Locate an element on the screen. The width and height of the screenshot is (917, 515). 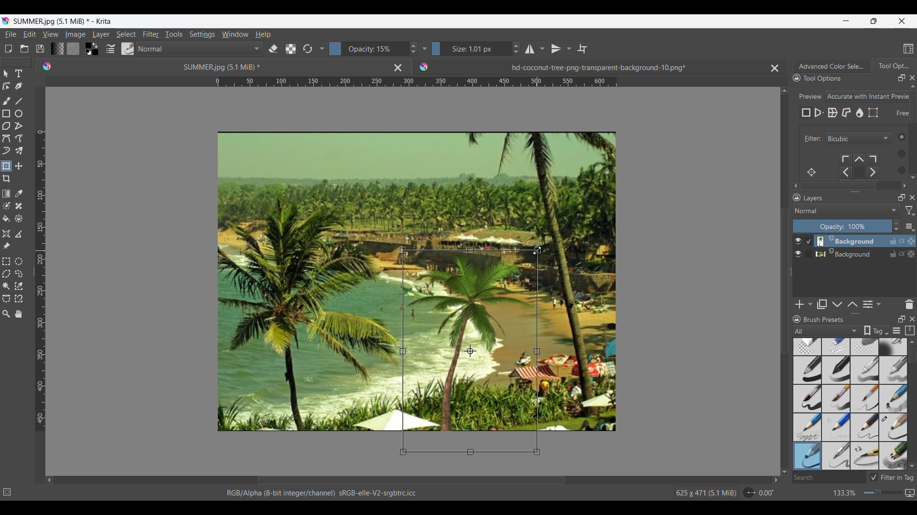
Rectangle tool is located at coordinates (6, 113).